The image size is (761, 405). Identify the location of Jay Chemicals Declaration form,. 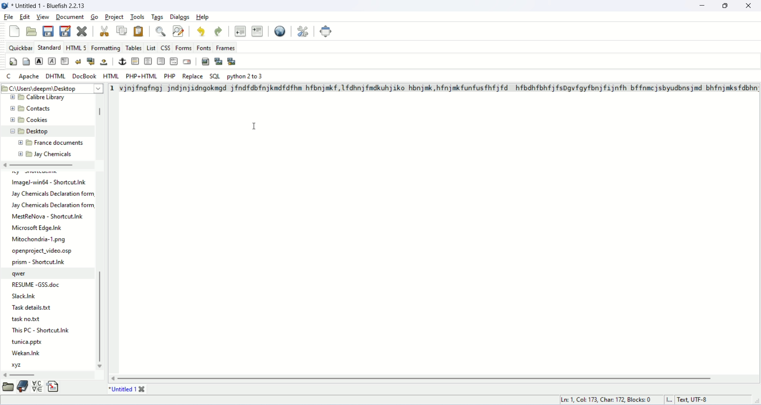
(52, 205).